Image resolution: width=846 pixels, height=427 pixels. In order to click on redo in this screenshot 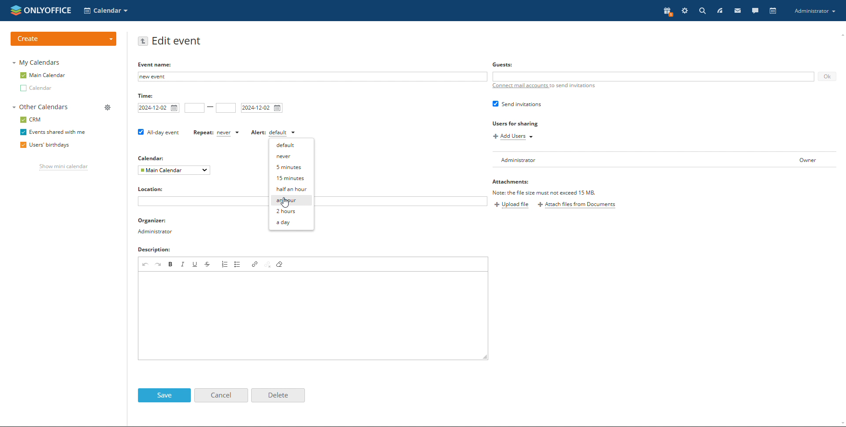, I will do `click(158, 264)`.